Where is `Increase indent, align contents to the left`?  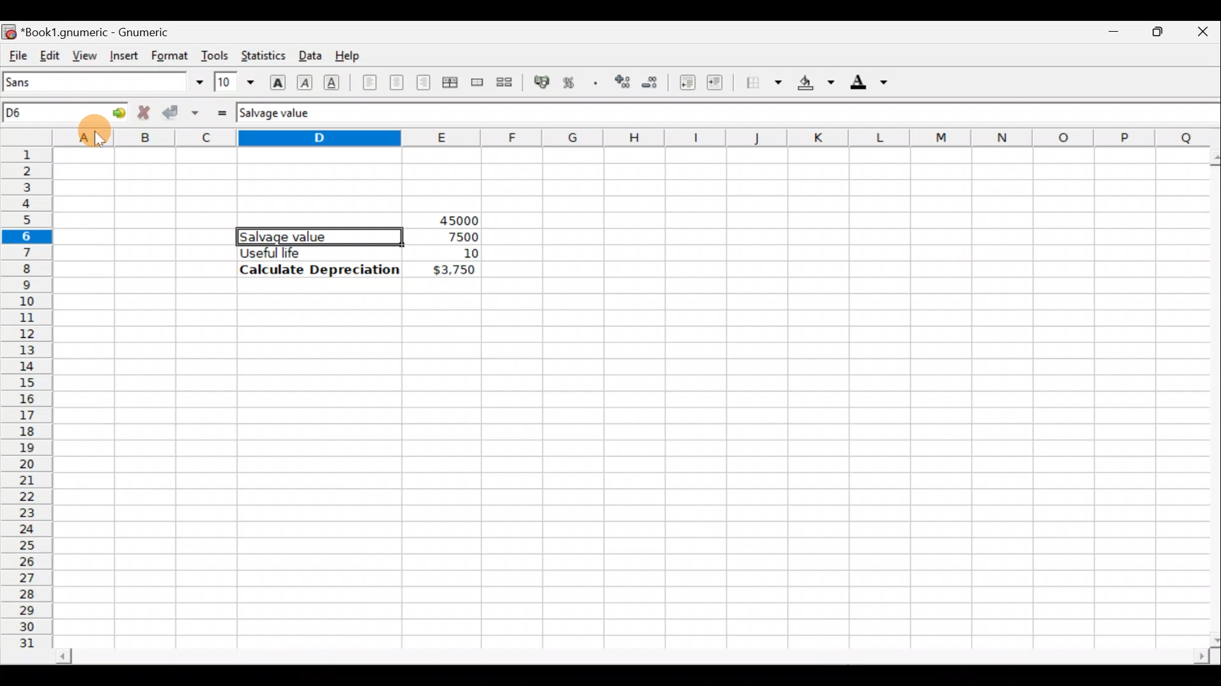 Increase indent, align contents to the left is located at coordinates (721, 84).